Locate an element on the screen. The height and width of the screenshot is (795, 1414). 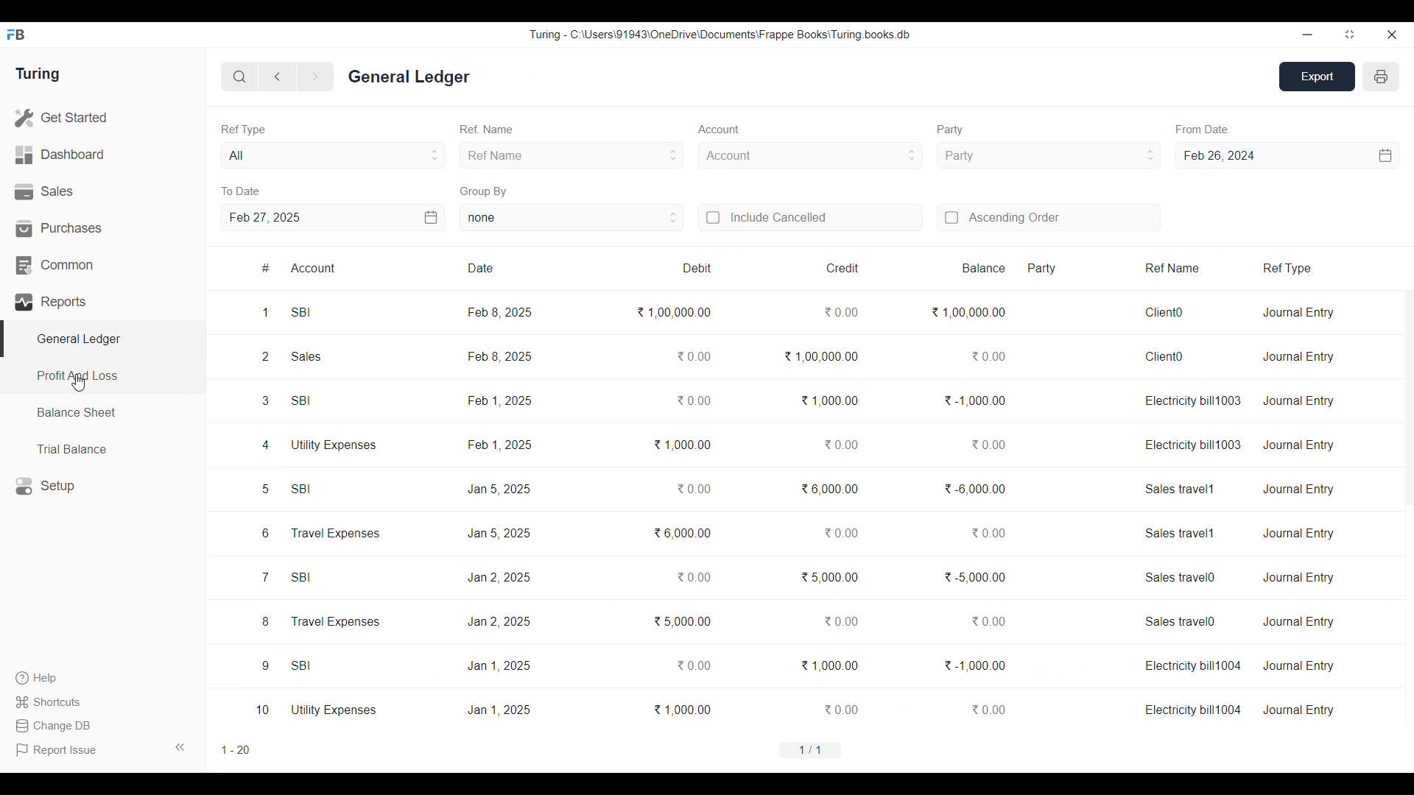
1,000.00 is located at coordinates (682, 709).